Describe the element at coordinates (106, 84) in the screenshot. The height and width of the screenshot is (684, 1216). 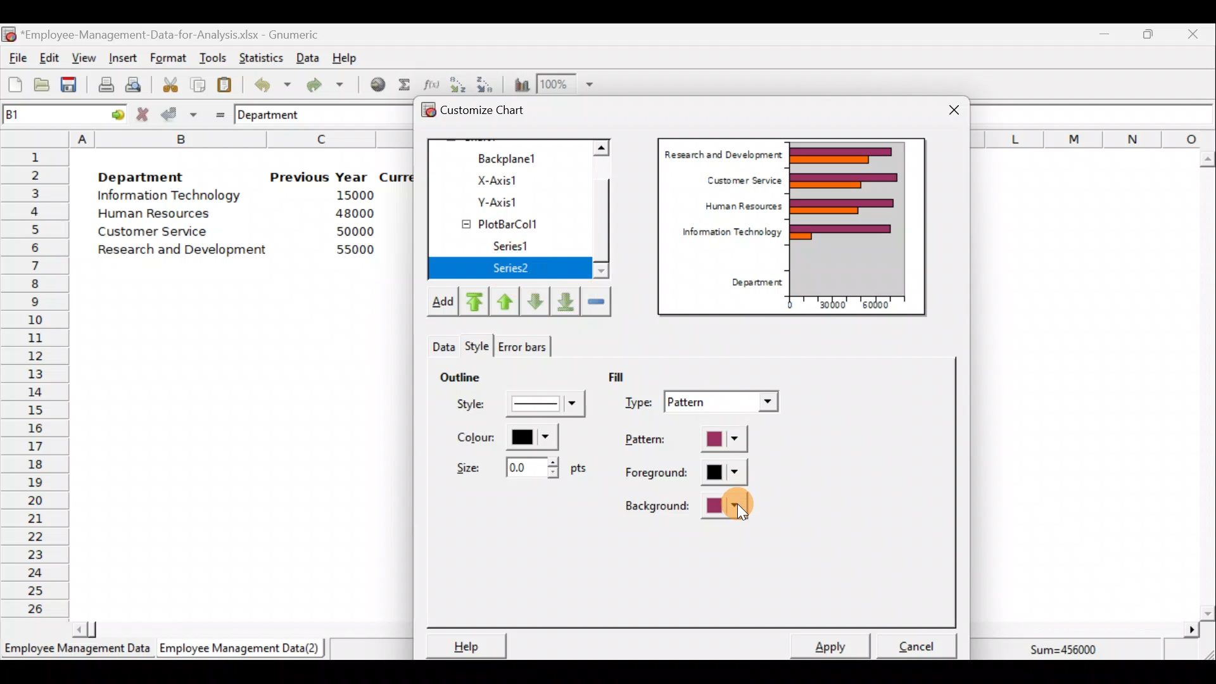
I see `Print current file` at that location.